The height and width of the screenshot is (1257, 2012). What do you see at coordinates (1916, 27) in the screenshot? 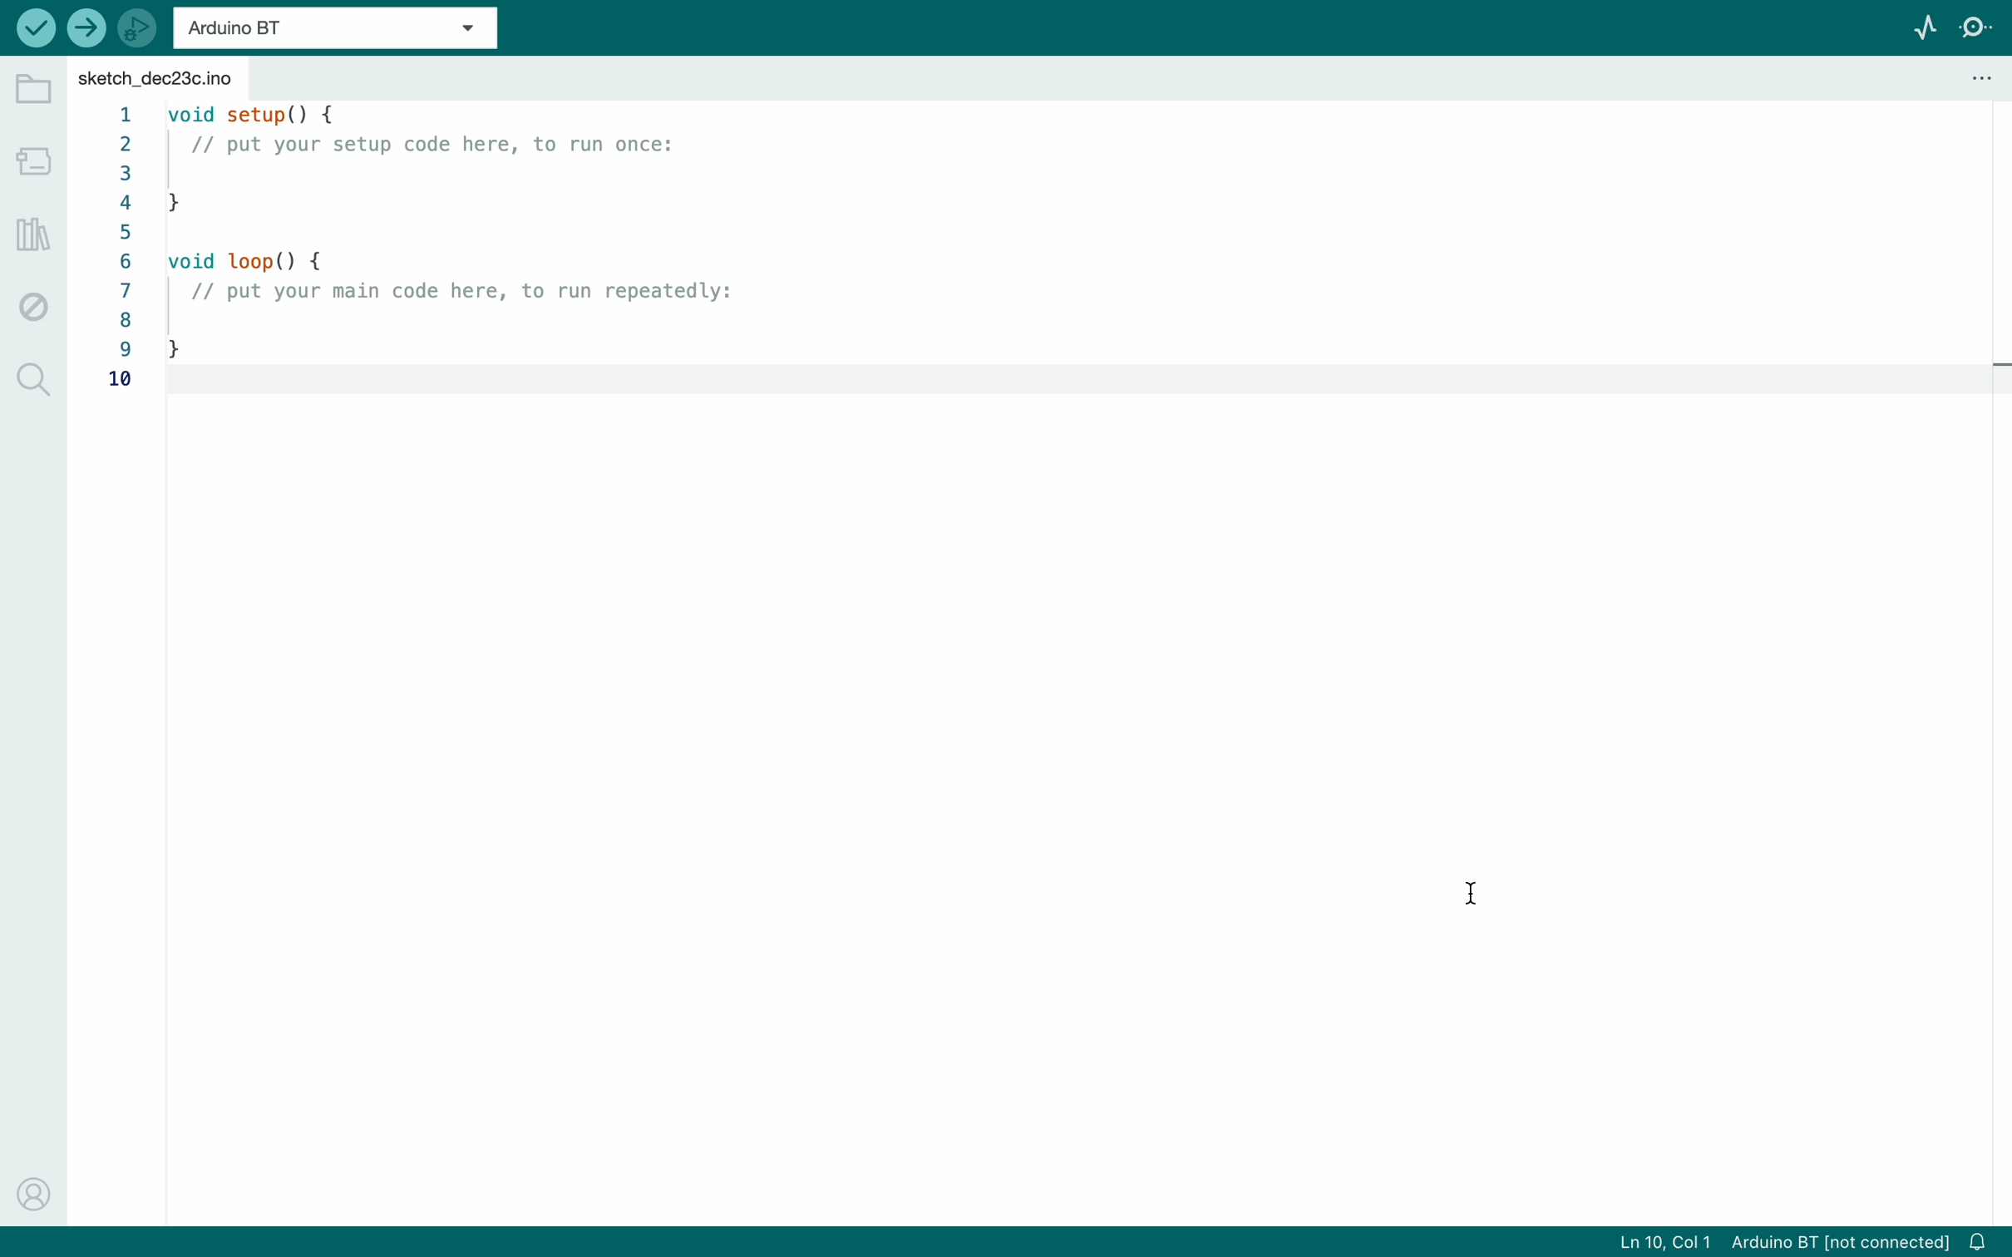
I see `serial plotter` at bounding box center [1916, 27].